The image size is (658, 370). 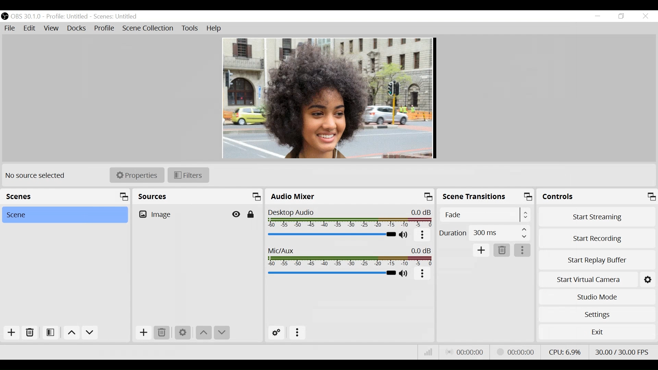 What do you see at coordinates (251, 214) in the screenshot?
I see `(un)lock` at bounding box center [251, 214].